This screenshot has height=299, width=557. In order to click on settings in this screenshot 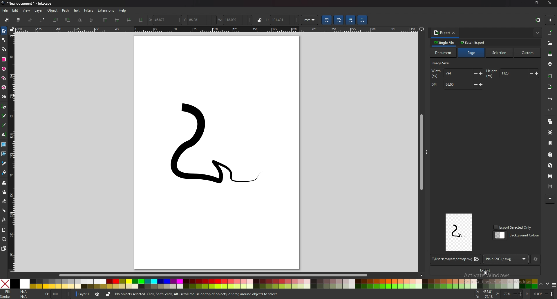, I will do `click(536, 260)`.